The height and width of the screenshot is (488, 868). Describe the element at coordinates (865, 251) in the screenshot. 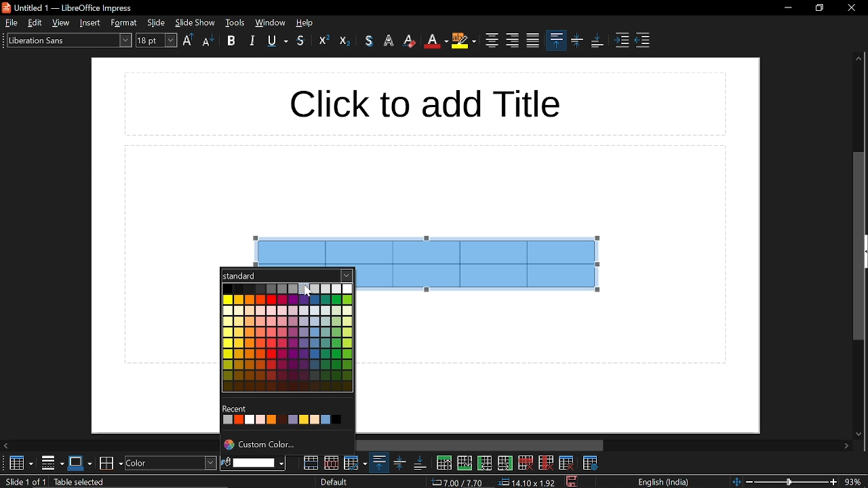

I see `expand sidebar` at that location.